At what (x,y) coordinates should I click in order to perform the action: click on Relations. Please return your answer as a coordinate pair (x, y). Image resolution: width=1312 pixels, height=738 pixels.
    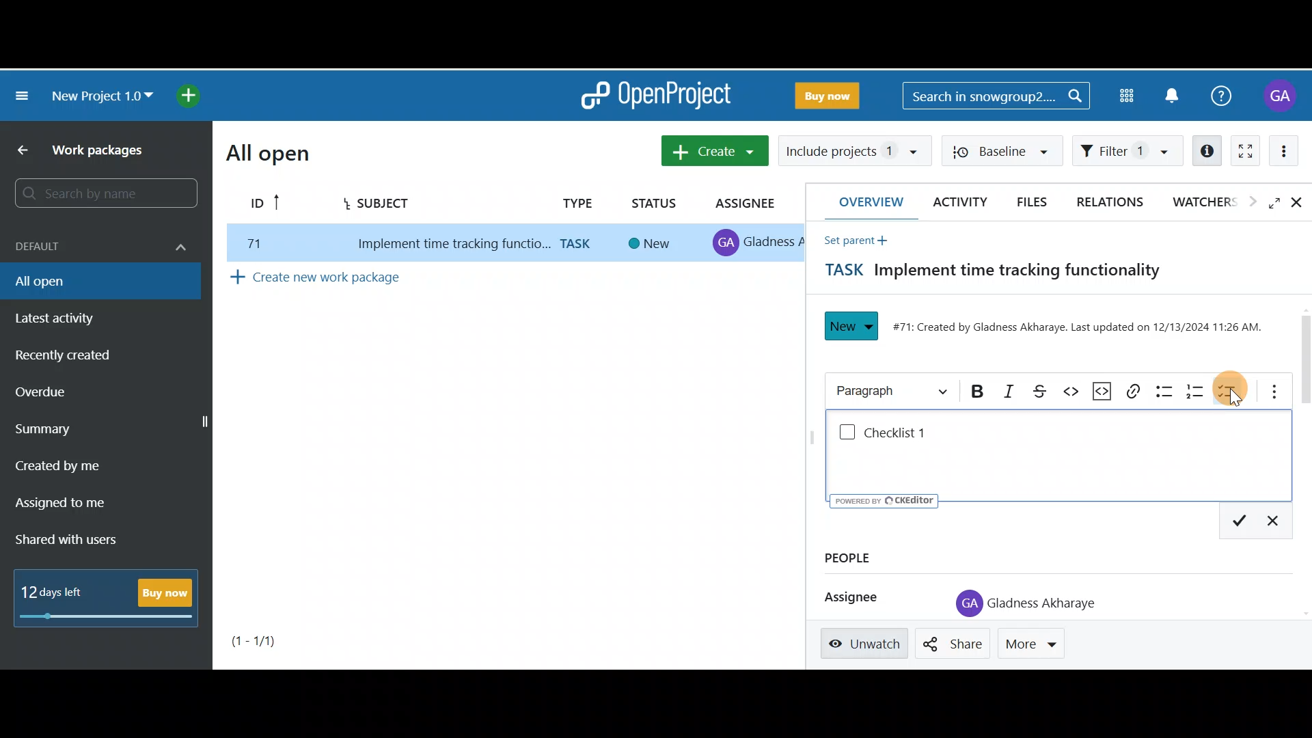
    Looking at the image, I should click on (1111, 201).